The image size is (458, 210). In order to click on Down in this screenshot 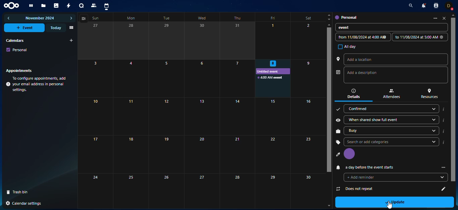, I will do `click(329, 19)`.